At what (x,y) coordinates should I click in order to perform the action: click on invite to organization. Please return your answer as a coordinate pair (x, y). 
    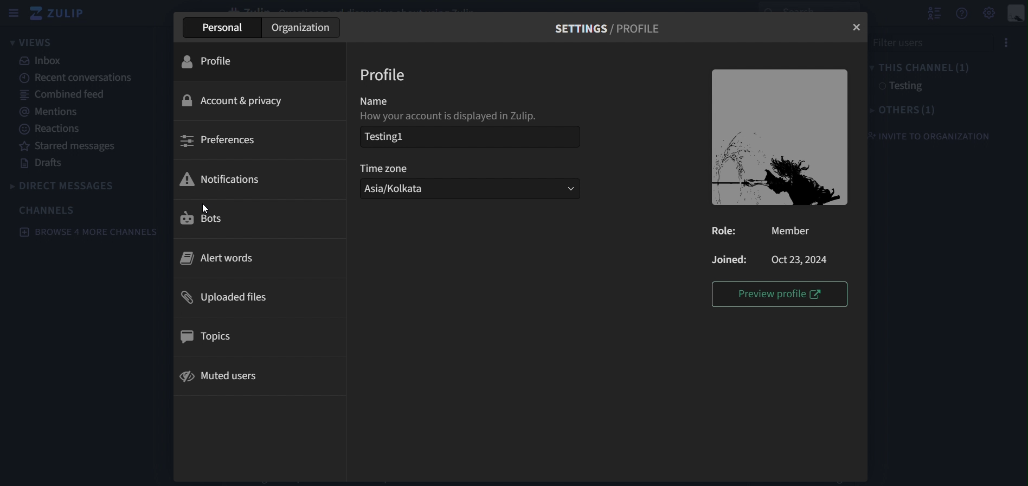
    Looking at the image, I should click on (928, 136).